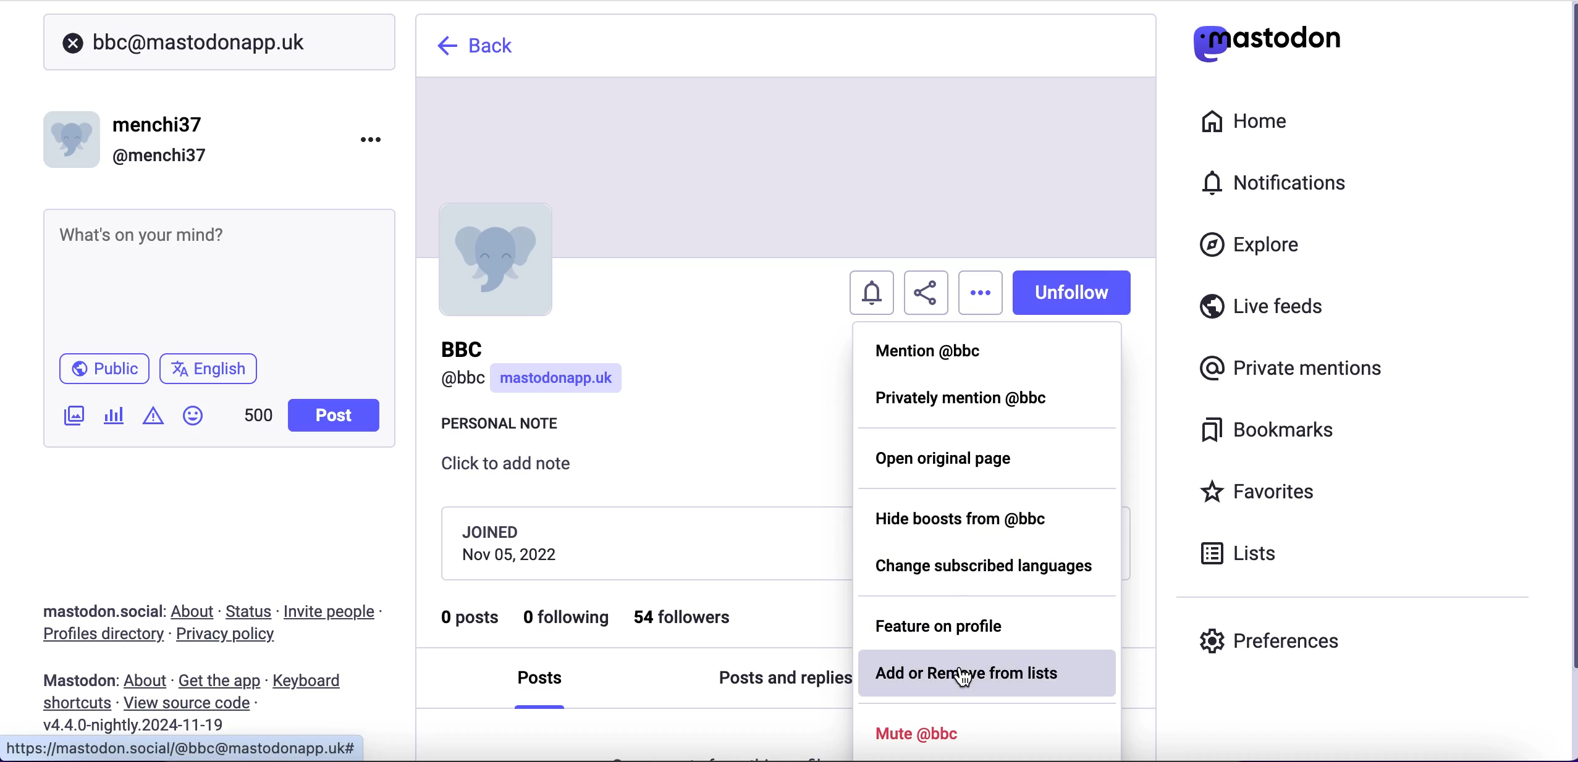 Image resolution: width=1578 pixels, height=762 pixels. Describe the element at coordinates (86, 612) in the screenshot. I see `mastodon social` at that location.